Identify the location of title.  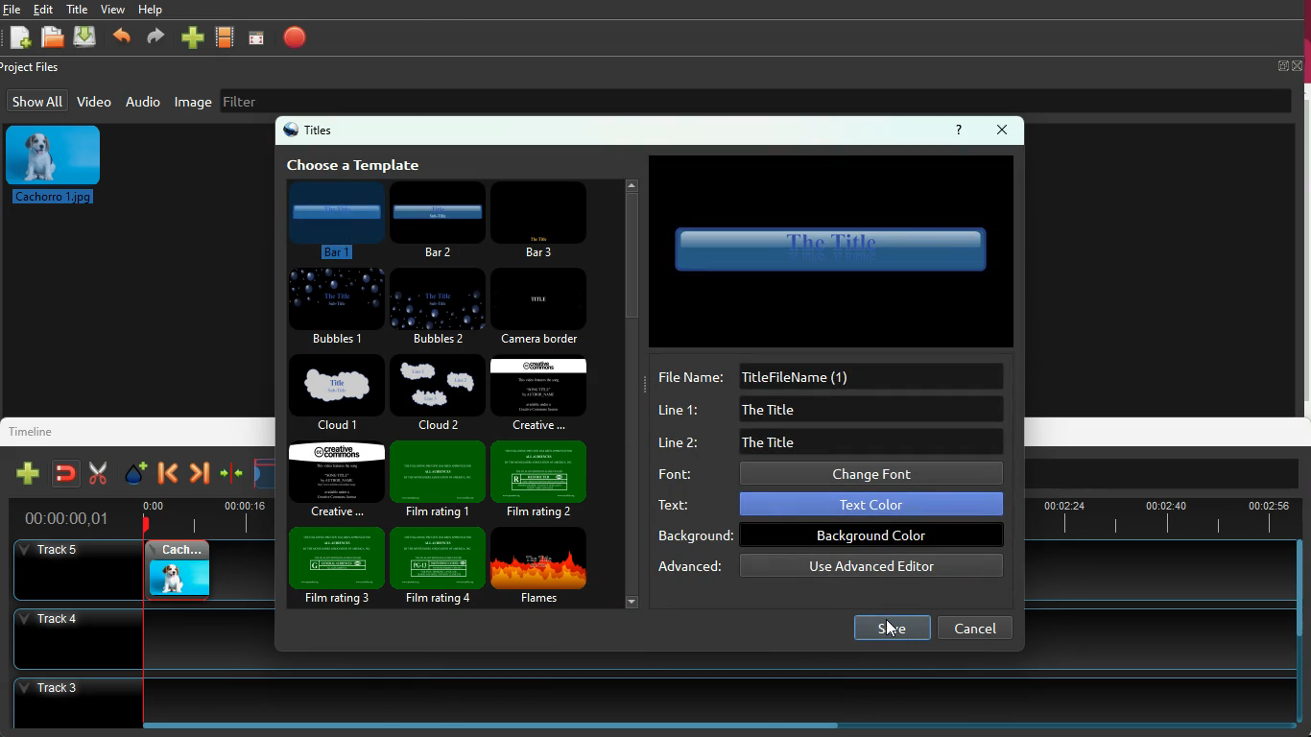
(80, 9).